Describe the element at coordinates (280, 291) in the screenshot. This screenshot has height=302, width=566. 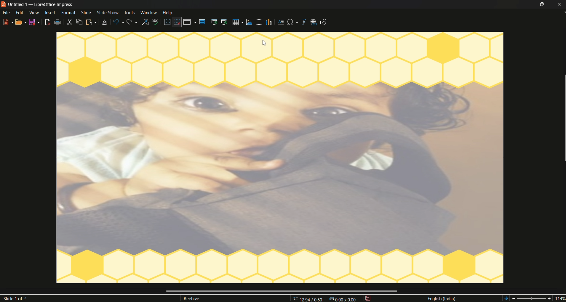
I see `scrollbar` at that location.